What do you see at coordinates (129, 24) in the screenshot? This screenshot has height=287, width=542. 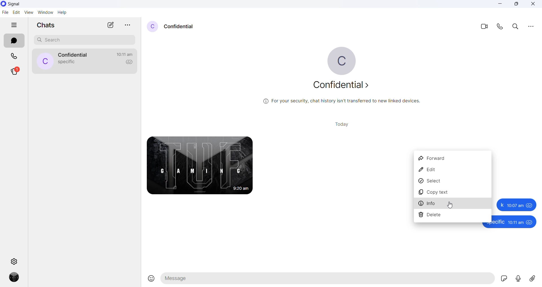 I see `more options` at bounding box center [129, 24].